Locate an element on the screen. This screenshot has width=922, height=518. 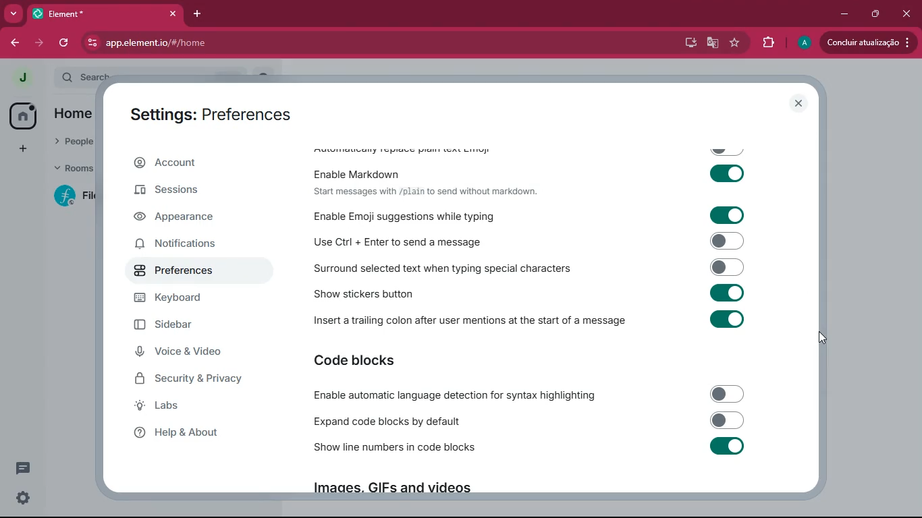
desktop is located at coordinates (689, 43).